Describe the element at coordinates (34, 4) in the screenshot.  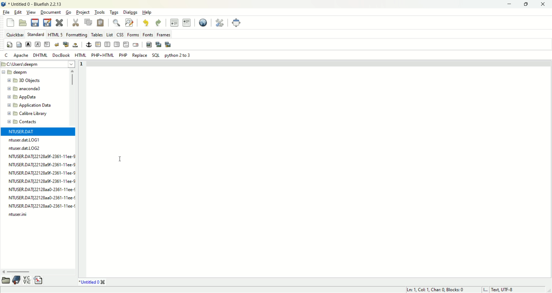
I see `document name` at that location.